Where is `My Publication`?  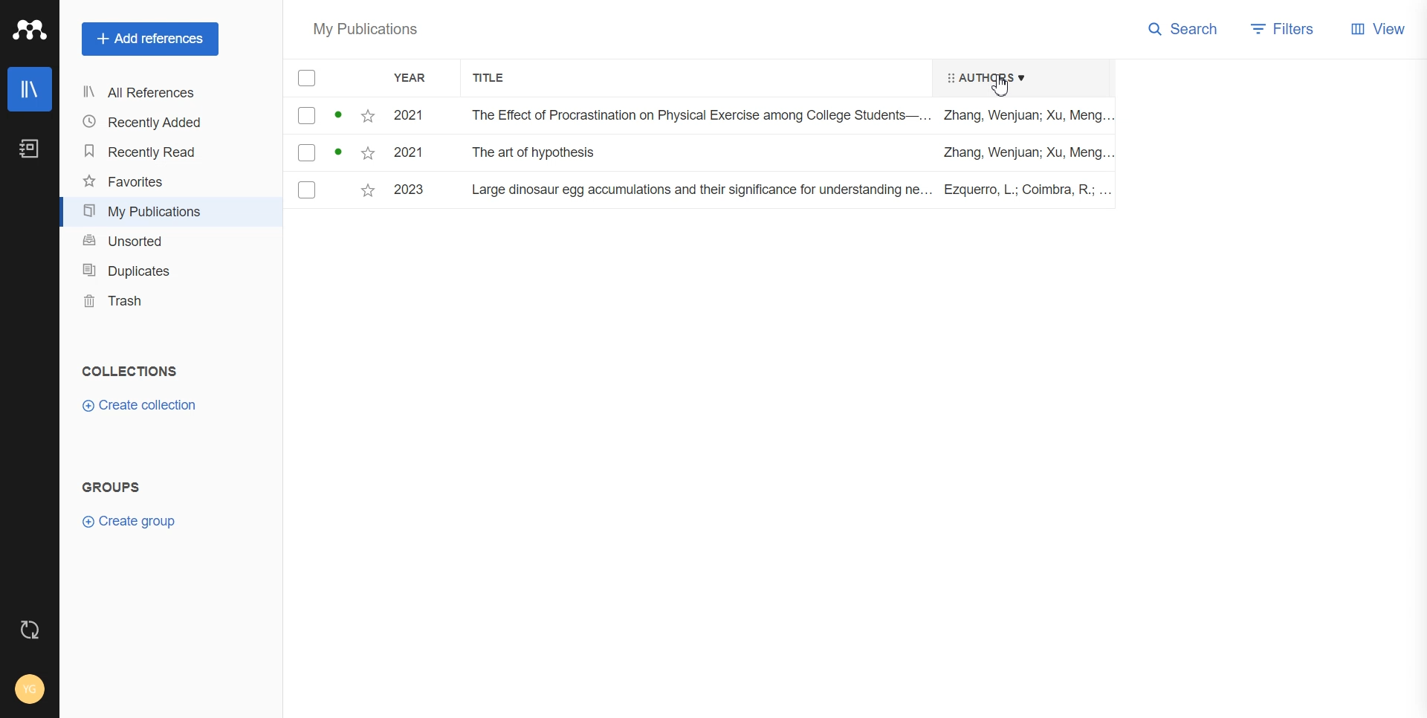 My Publication is located at coordinates (165, 211).